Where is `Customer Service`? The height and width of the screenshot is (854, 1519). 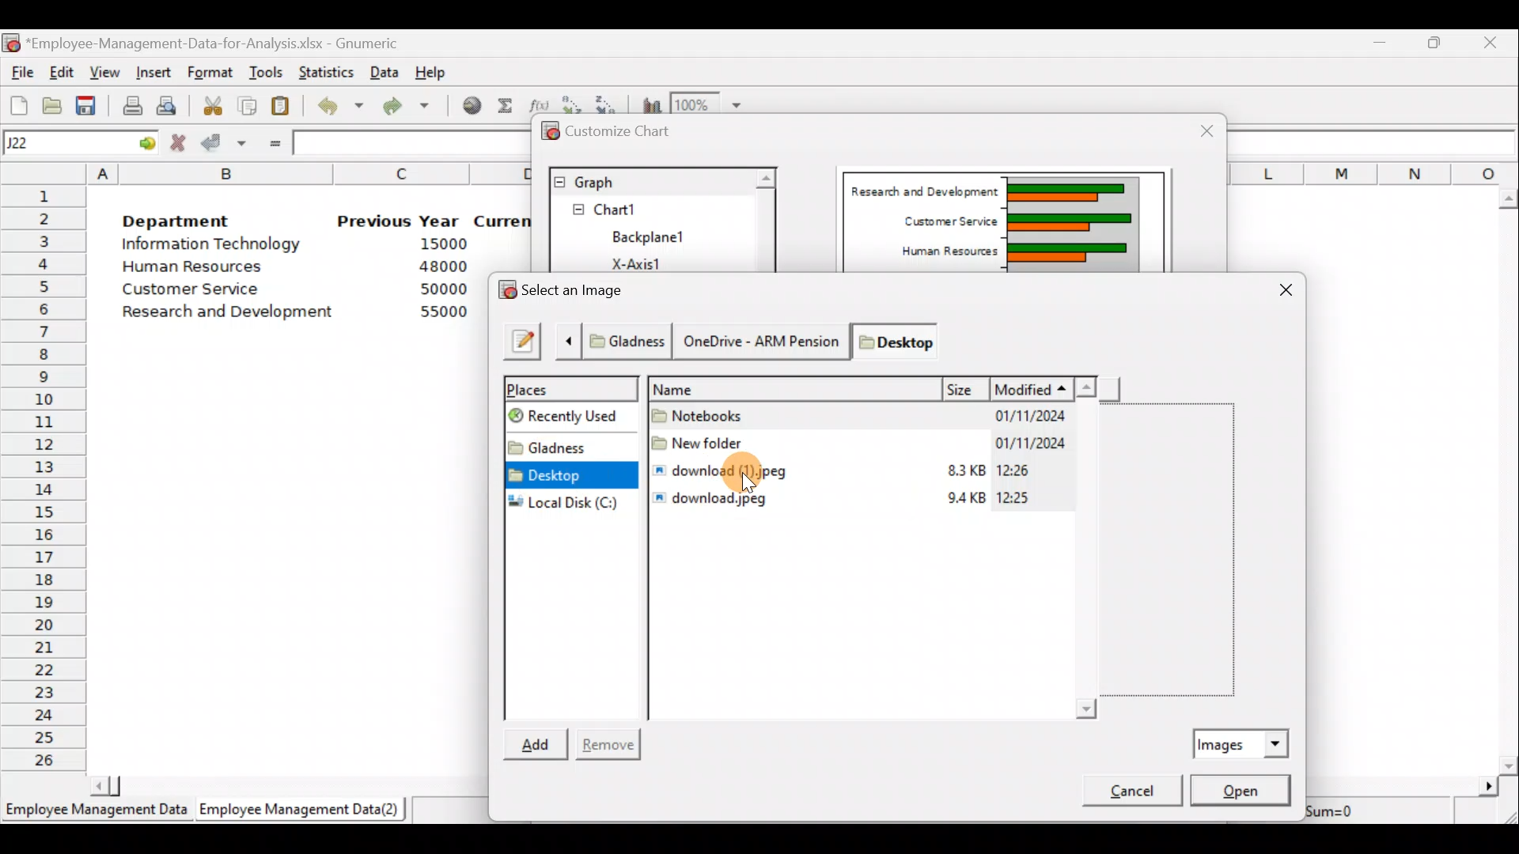 Customer Service is located at coordinates (184, 289).